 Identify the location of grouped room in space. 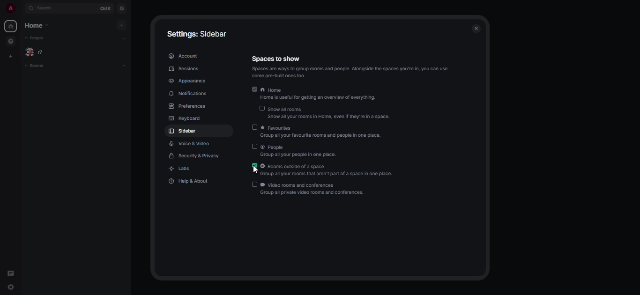
(11, 41).